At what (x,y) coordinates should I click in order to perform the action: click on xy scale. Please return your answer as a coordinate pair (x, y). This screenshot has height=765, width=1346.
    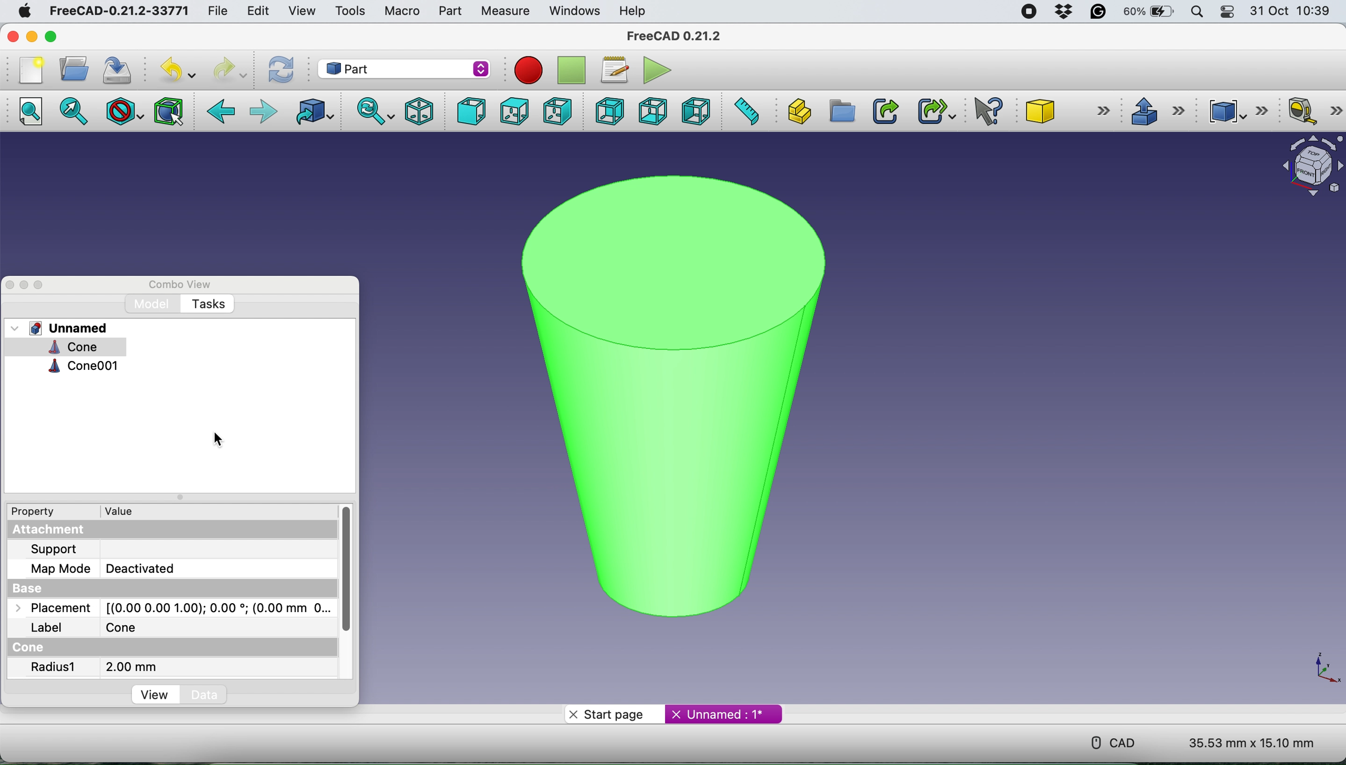
    Looking at the image, I should click on (1319, 668).